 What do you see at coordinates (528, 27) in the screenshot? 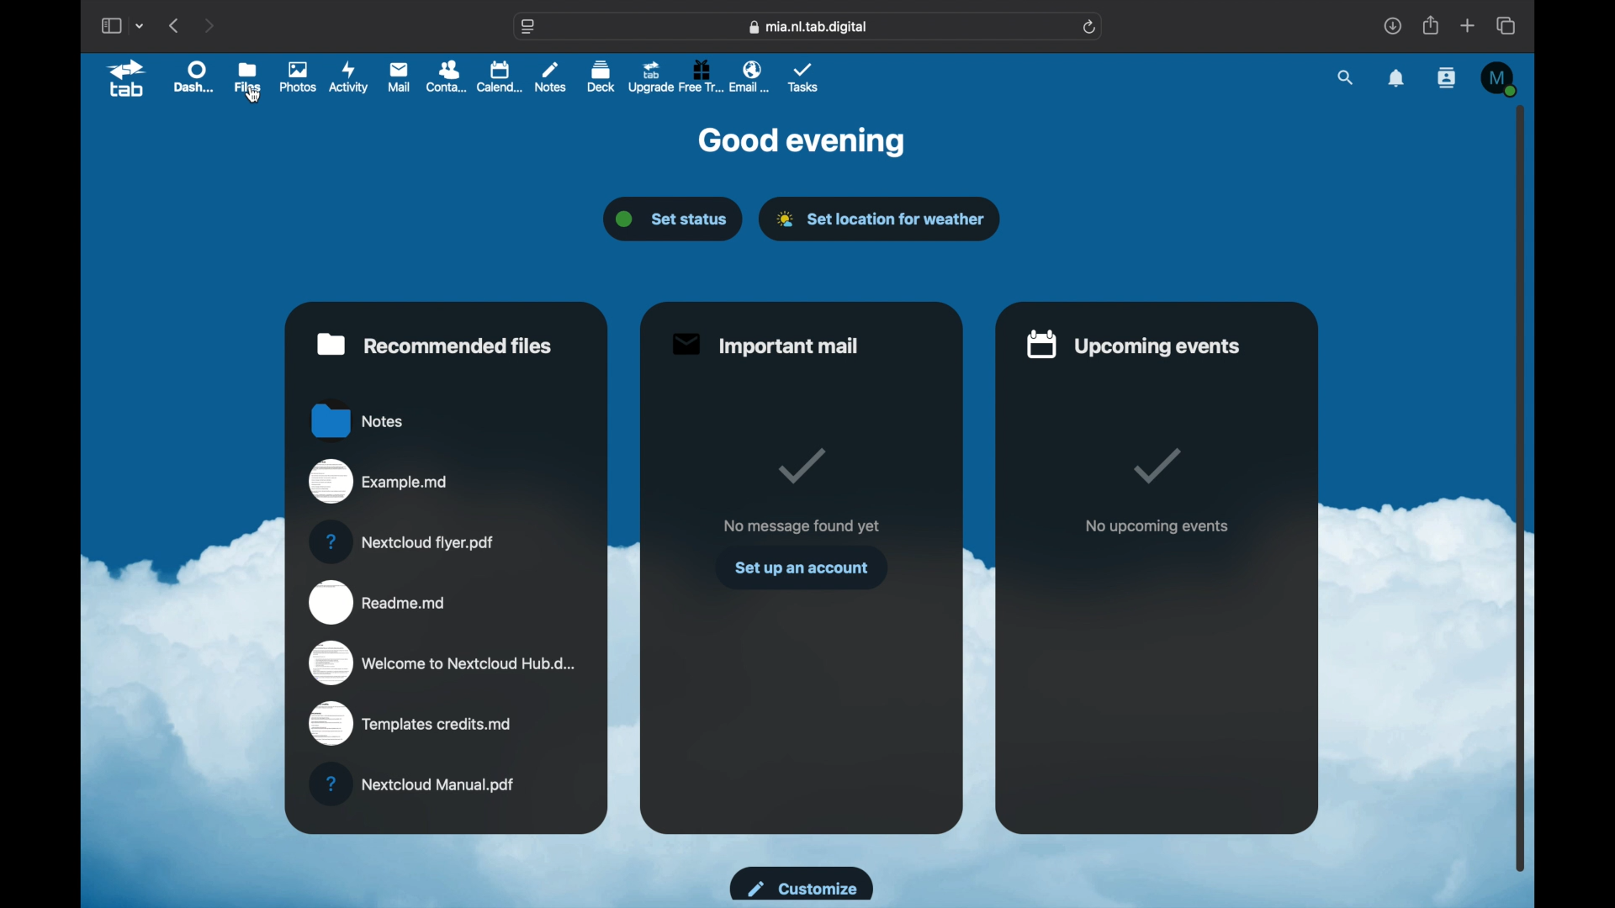
I see `website settings` at bounding box center [528, 27].